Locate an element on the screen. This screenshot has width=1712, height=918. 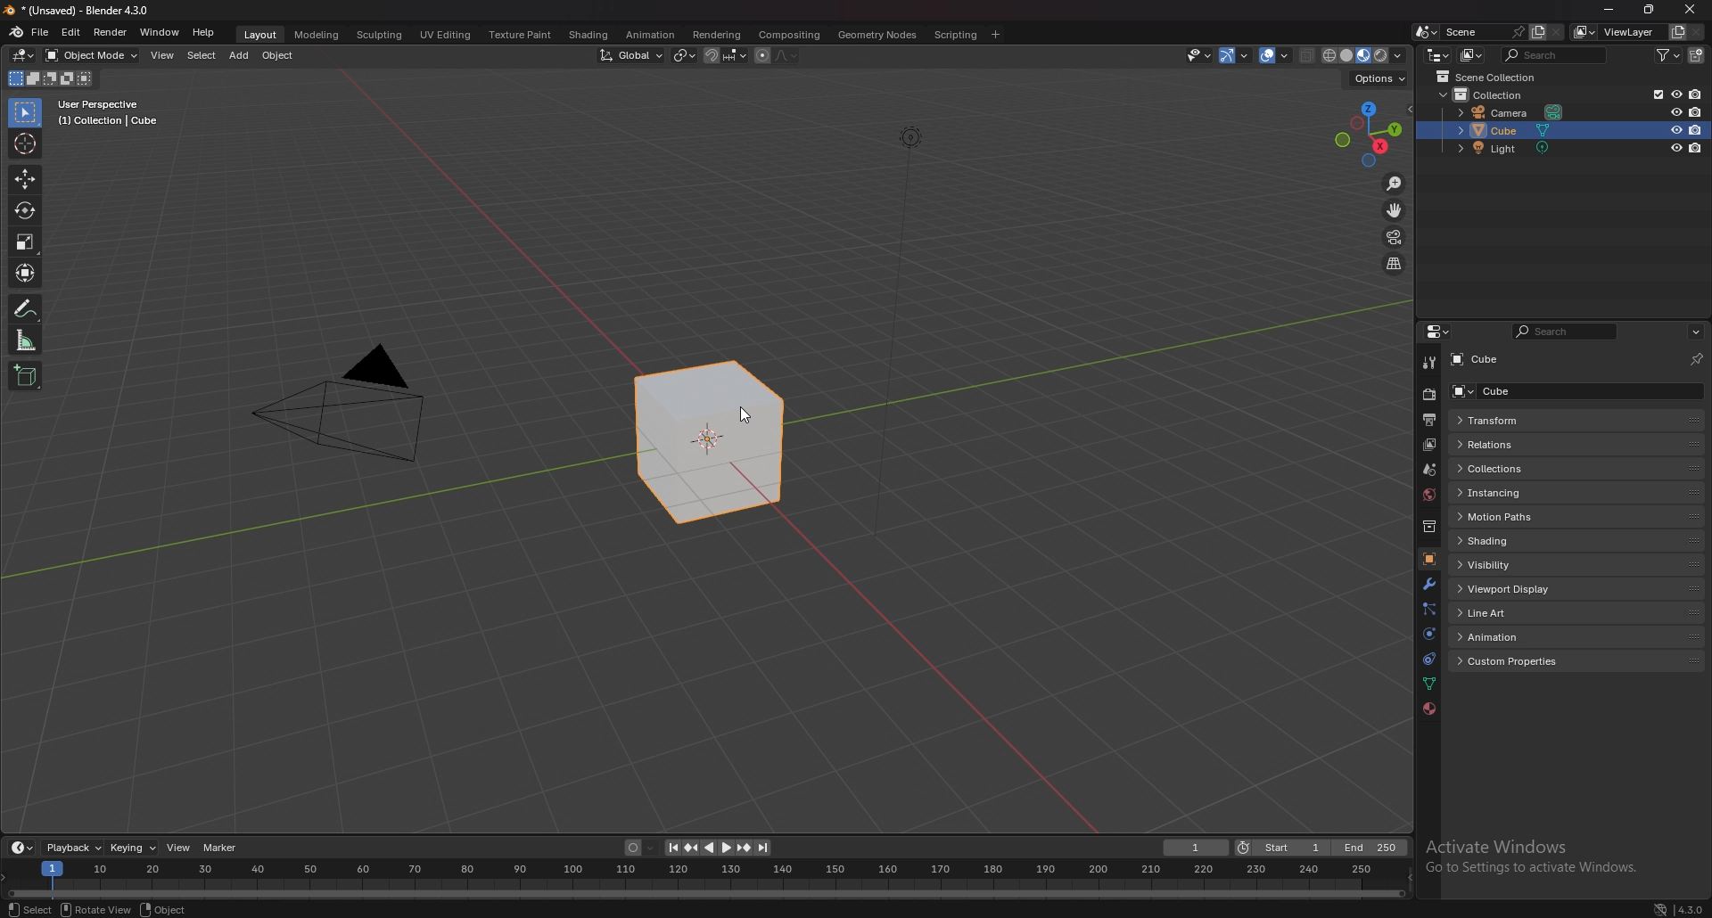
annotate is located at coordinates (24, 308).